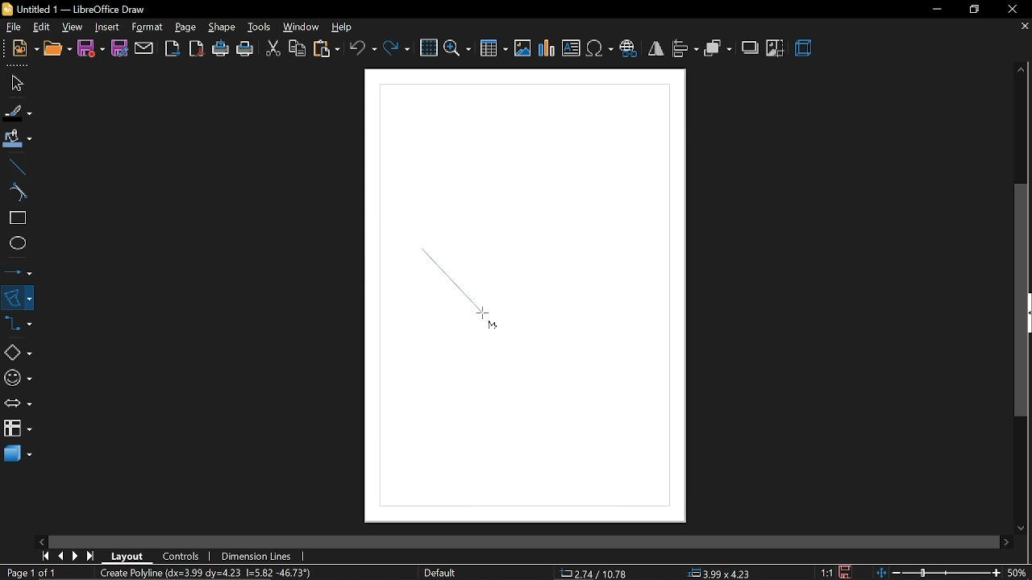 The height and width of the screenshot is (580, 1032). I want to click on ellipse, so click(15, 245).